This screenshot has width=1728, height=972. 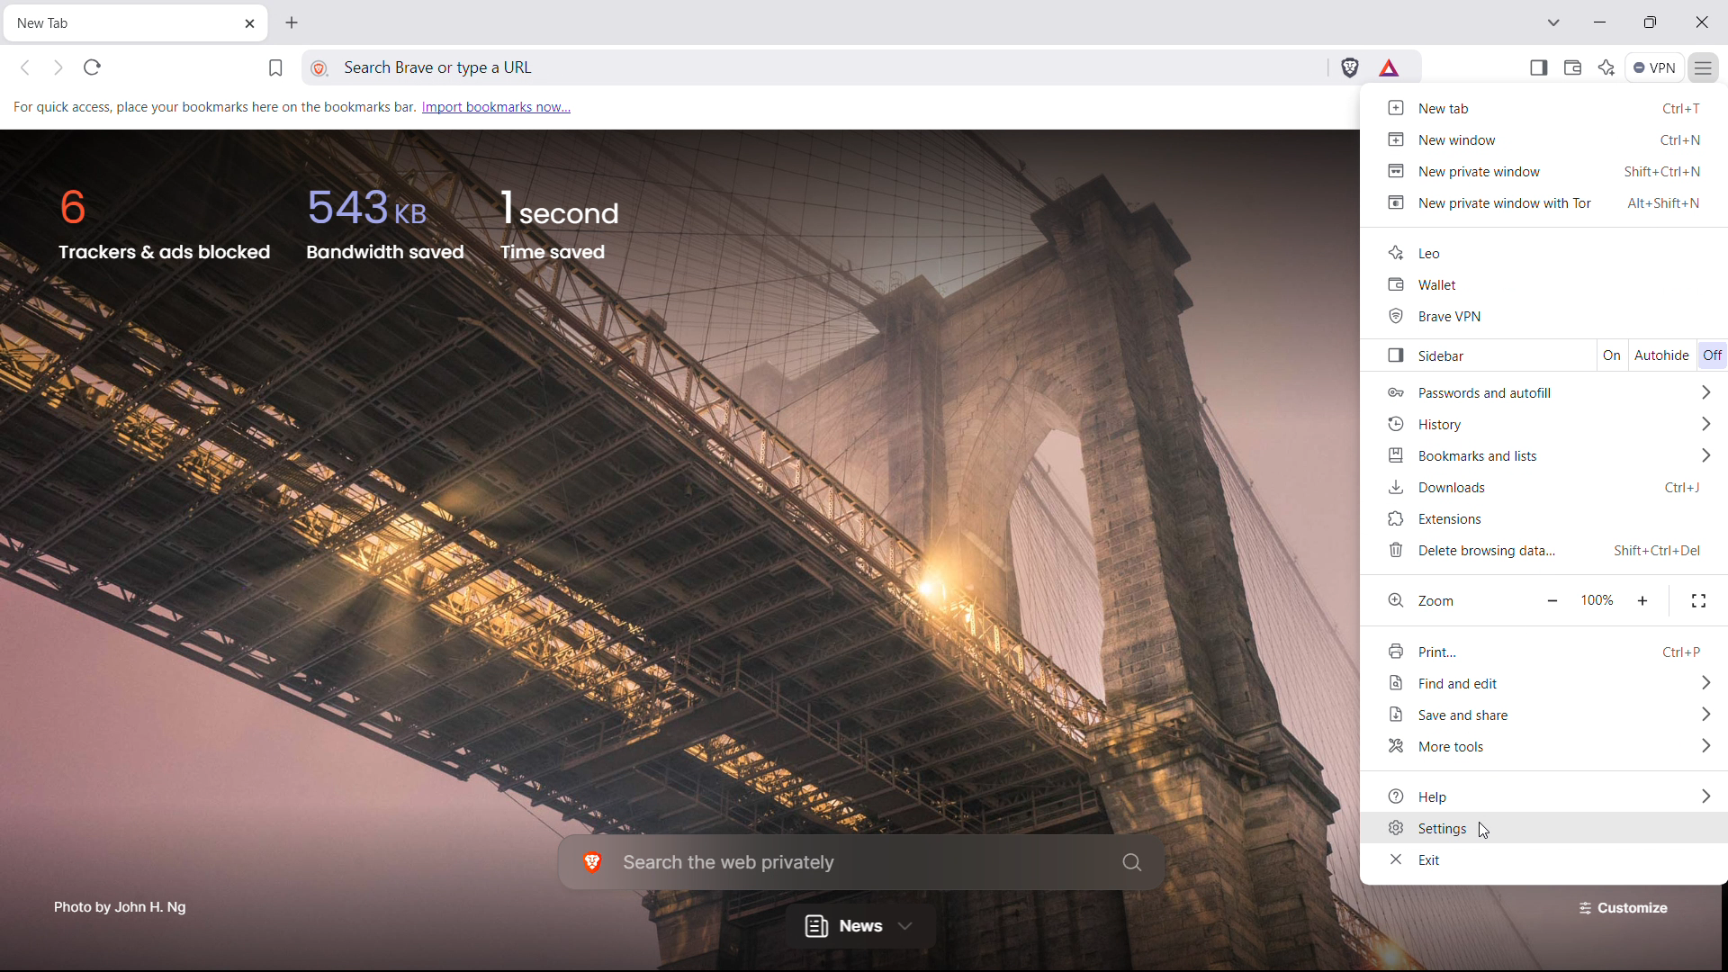 What do you see at coordinates (1542, 203) in the screenshot?
I see `new private window with tor` at bounding box center [1542, 203].